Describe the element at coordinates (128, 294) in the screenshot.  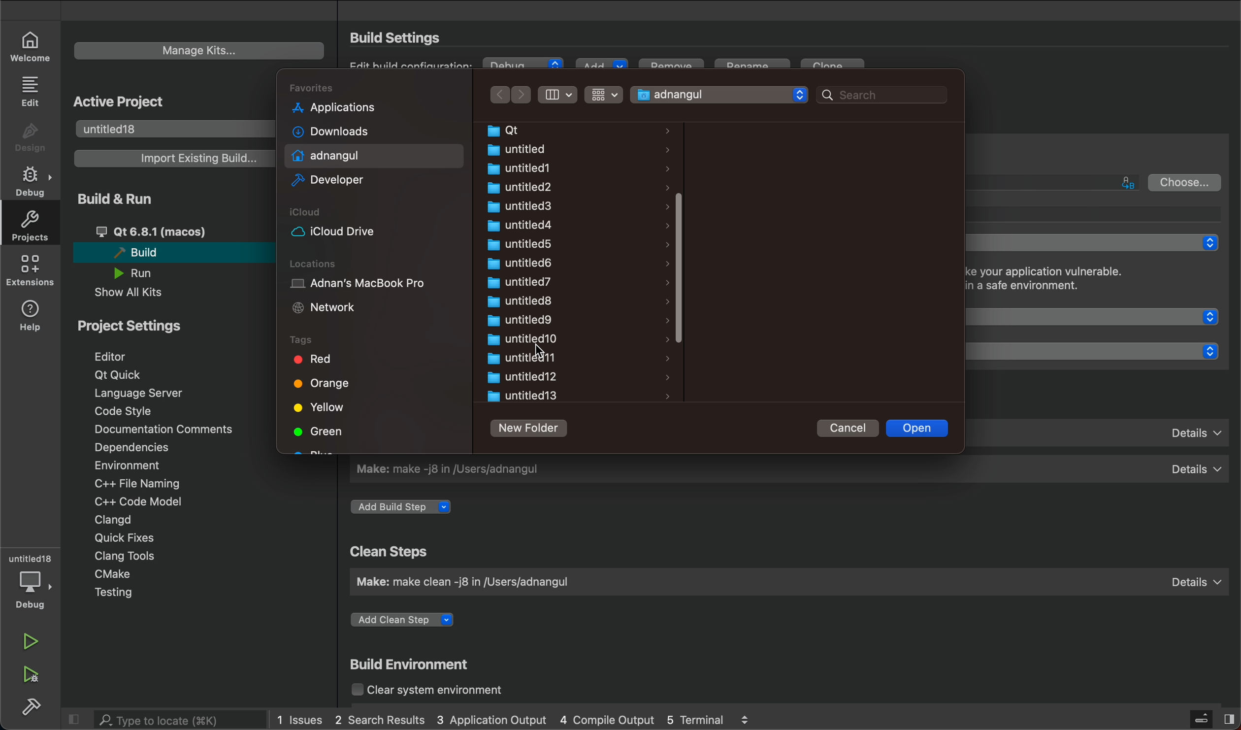
I see `show all kits` at that location.